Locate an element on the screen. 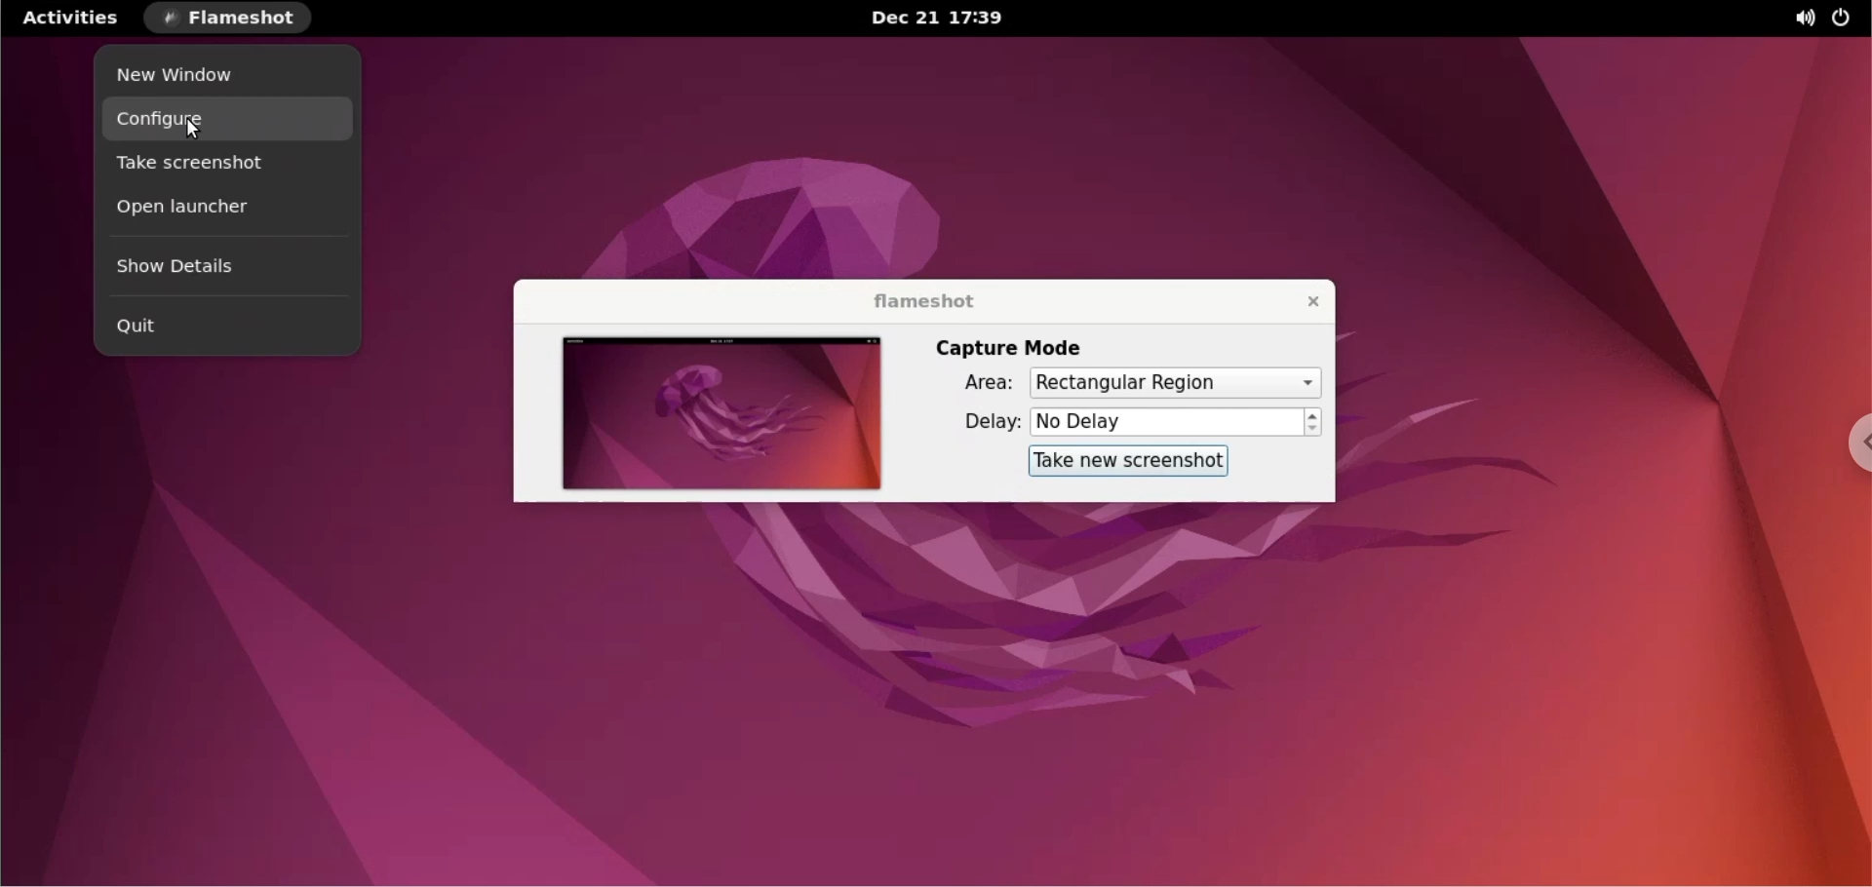 The height and width of the screenshot is (887, 1872). new window is located at coordinates (226, 74).